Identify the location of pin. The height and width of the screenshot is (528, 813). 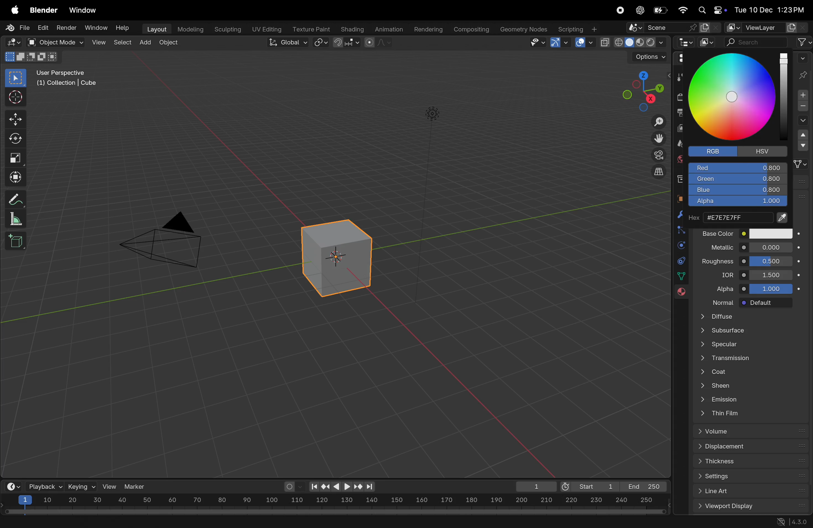
(804, 68).